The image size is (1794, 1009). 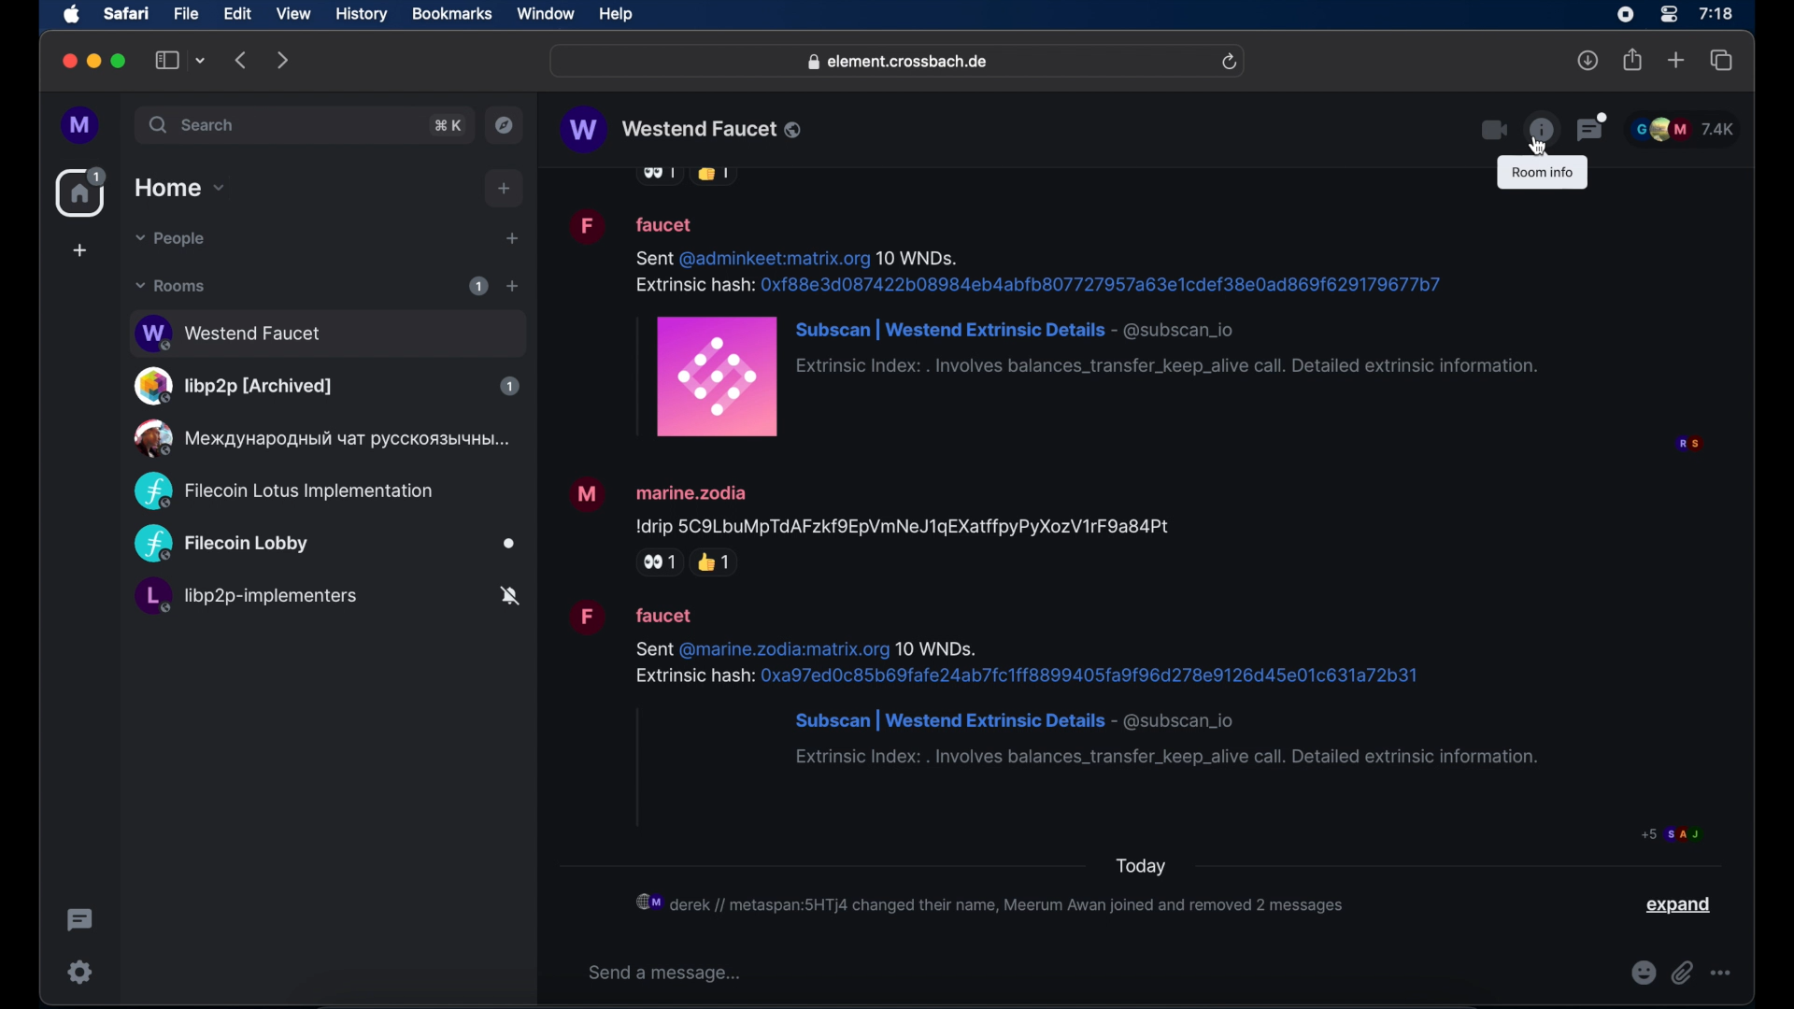 What do you see at coordinates (79, 250) in the screenshot?
I see `create space` at bounding box center [79, 250].